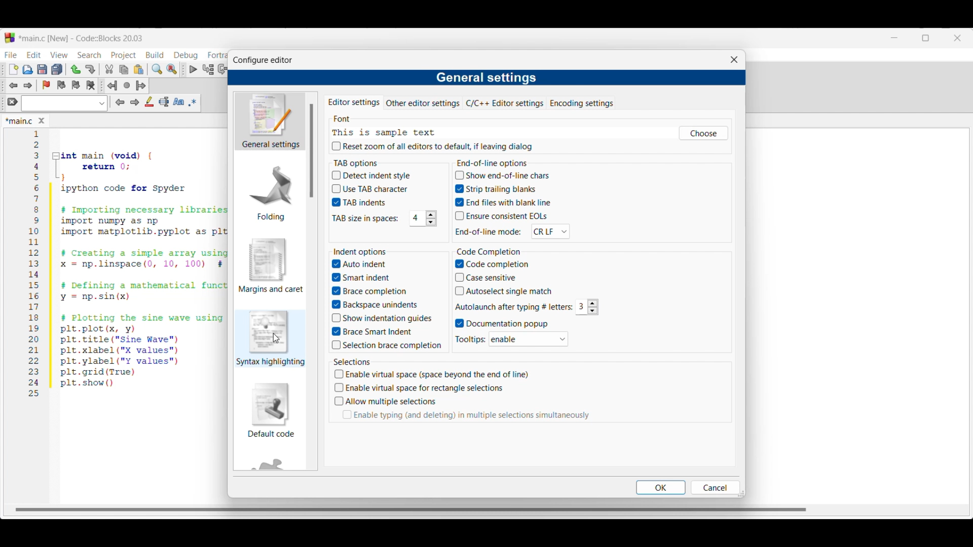 The width and height of the screenshot is (973, 547). What do you see at coordinates (185, 55) in the screenshot?
I see `Debug menu` at bounding box center [185, 55].